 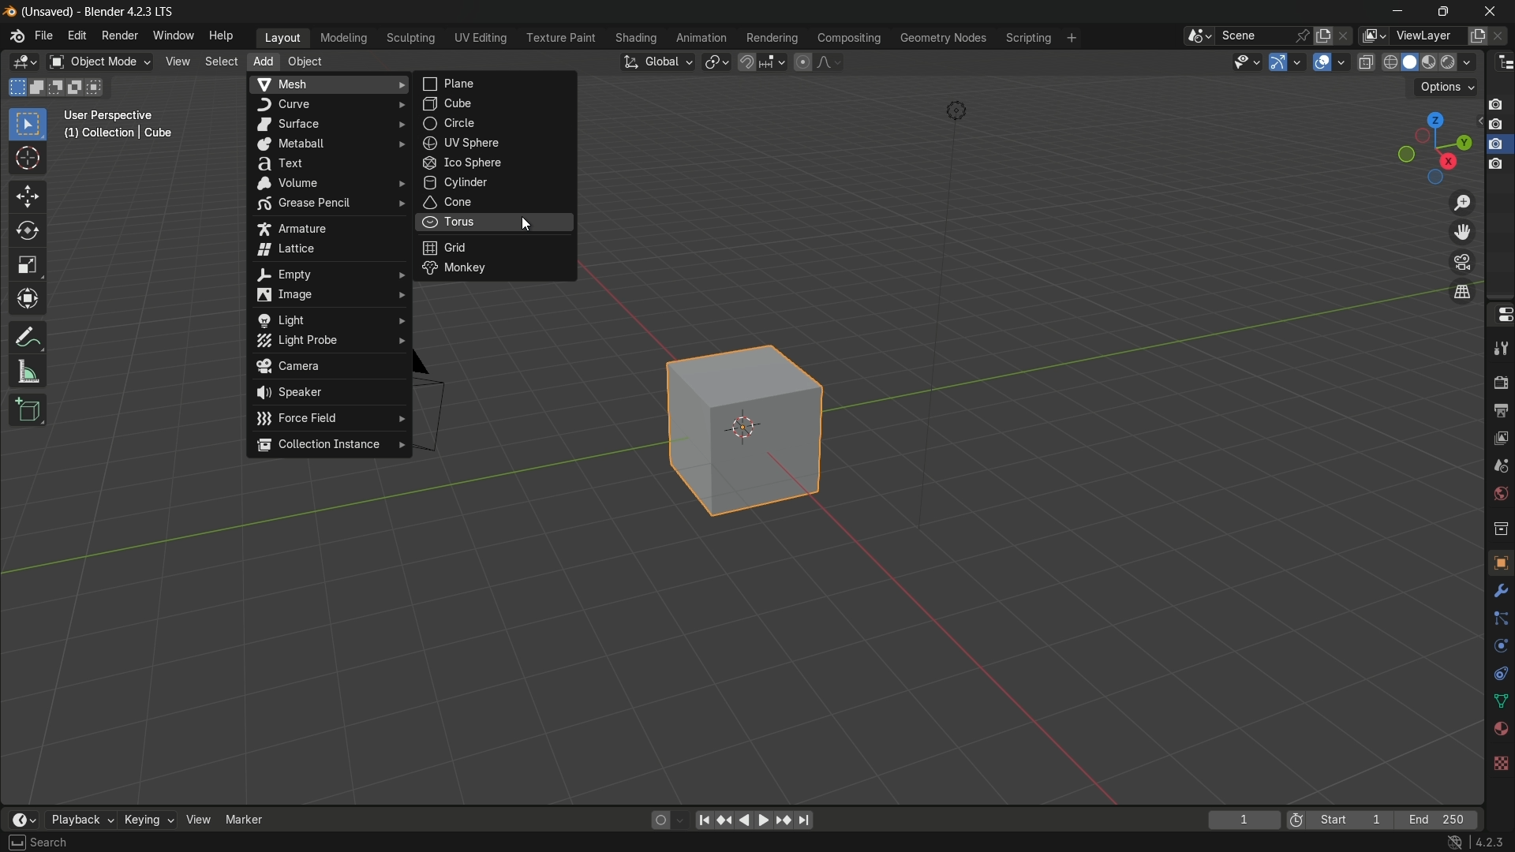 I want to click on scripting, so click(x=1028, y=39).